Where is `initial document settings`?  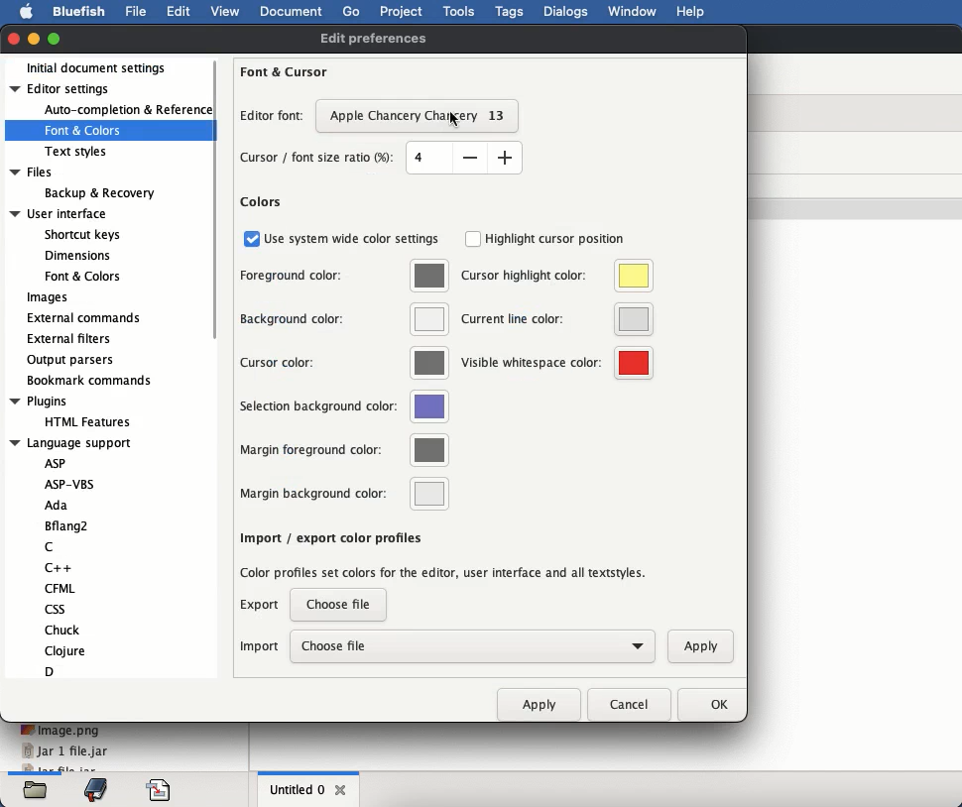
initial document settings is located at coordinates (103, 67).